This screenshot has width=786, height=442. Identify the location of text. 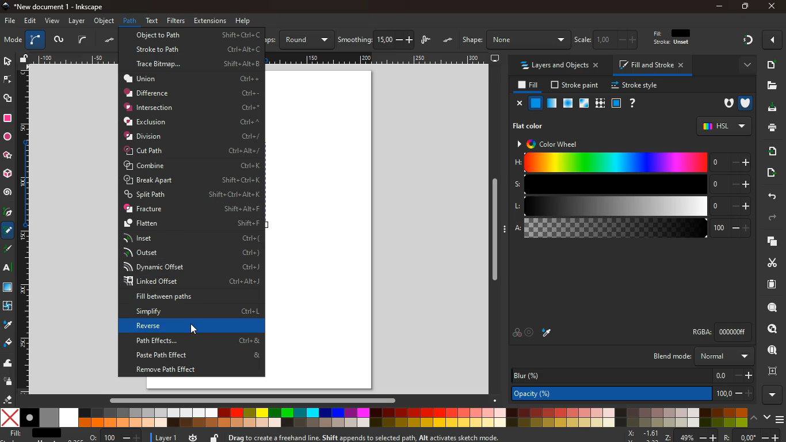
(8, 269).